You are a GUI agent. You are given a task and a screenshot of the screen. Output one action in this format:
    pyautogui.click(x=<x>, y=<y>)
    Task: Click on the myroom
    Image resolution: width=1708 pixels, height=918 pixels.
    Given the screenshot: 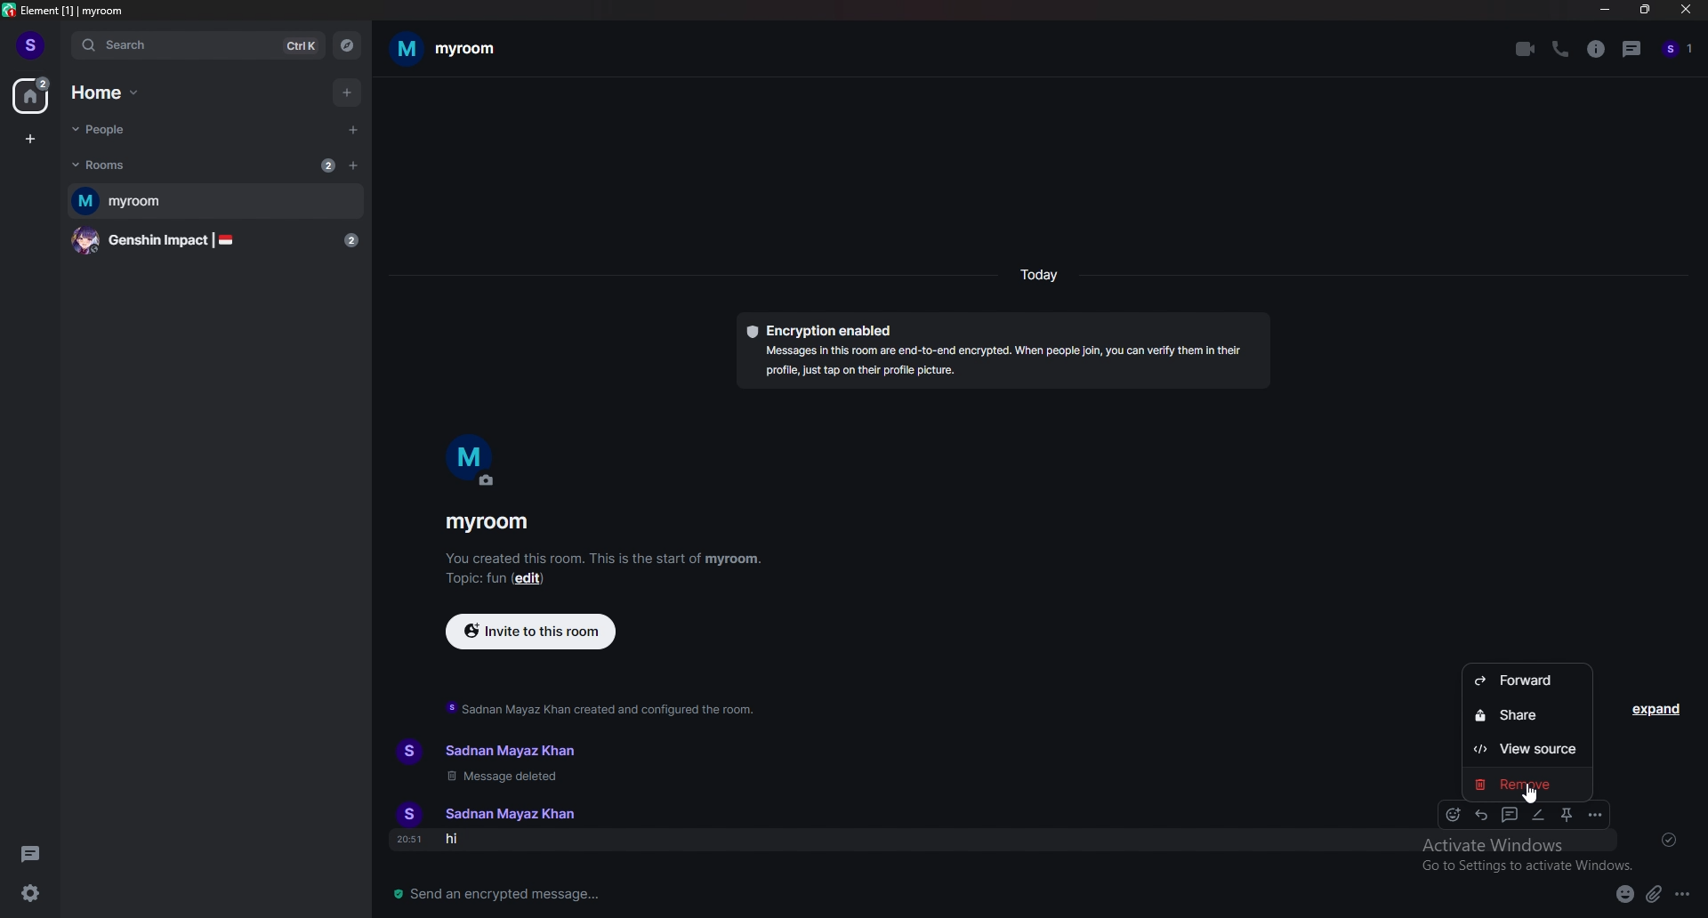 What is the action you would take?
    pyautogui.click(x=487, y=524)
    